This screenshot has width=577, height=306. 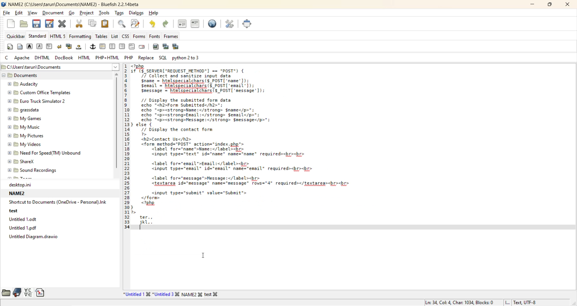 What do you see at coordinates (548, 5) in the screenshot?
I see `maximize` at bounding box center [548, 5].